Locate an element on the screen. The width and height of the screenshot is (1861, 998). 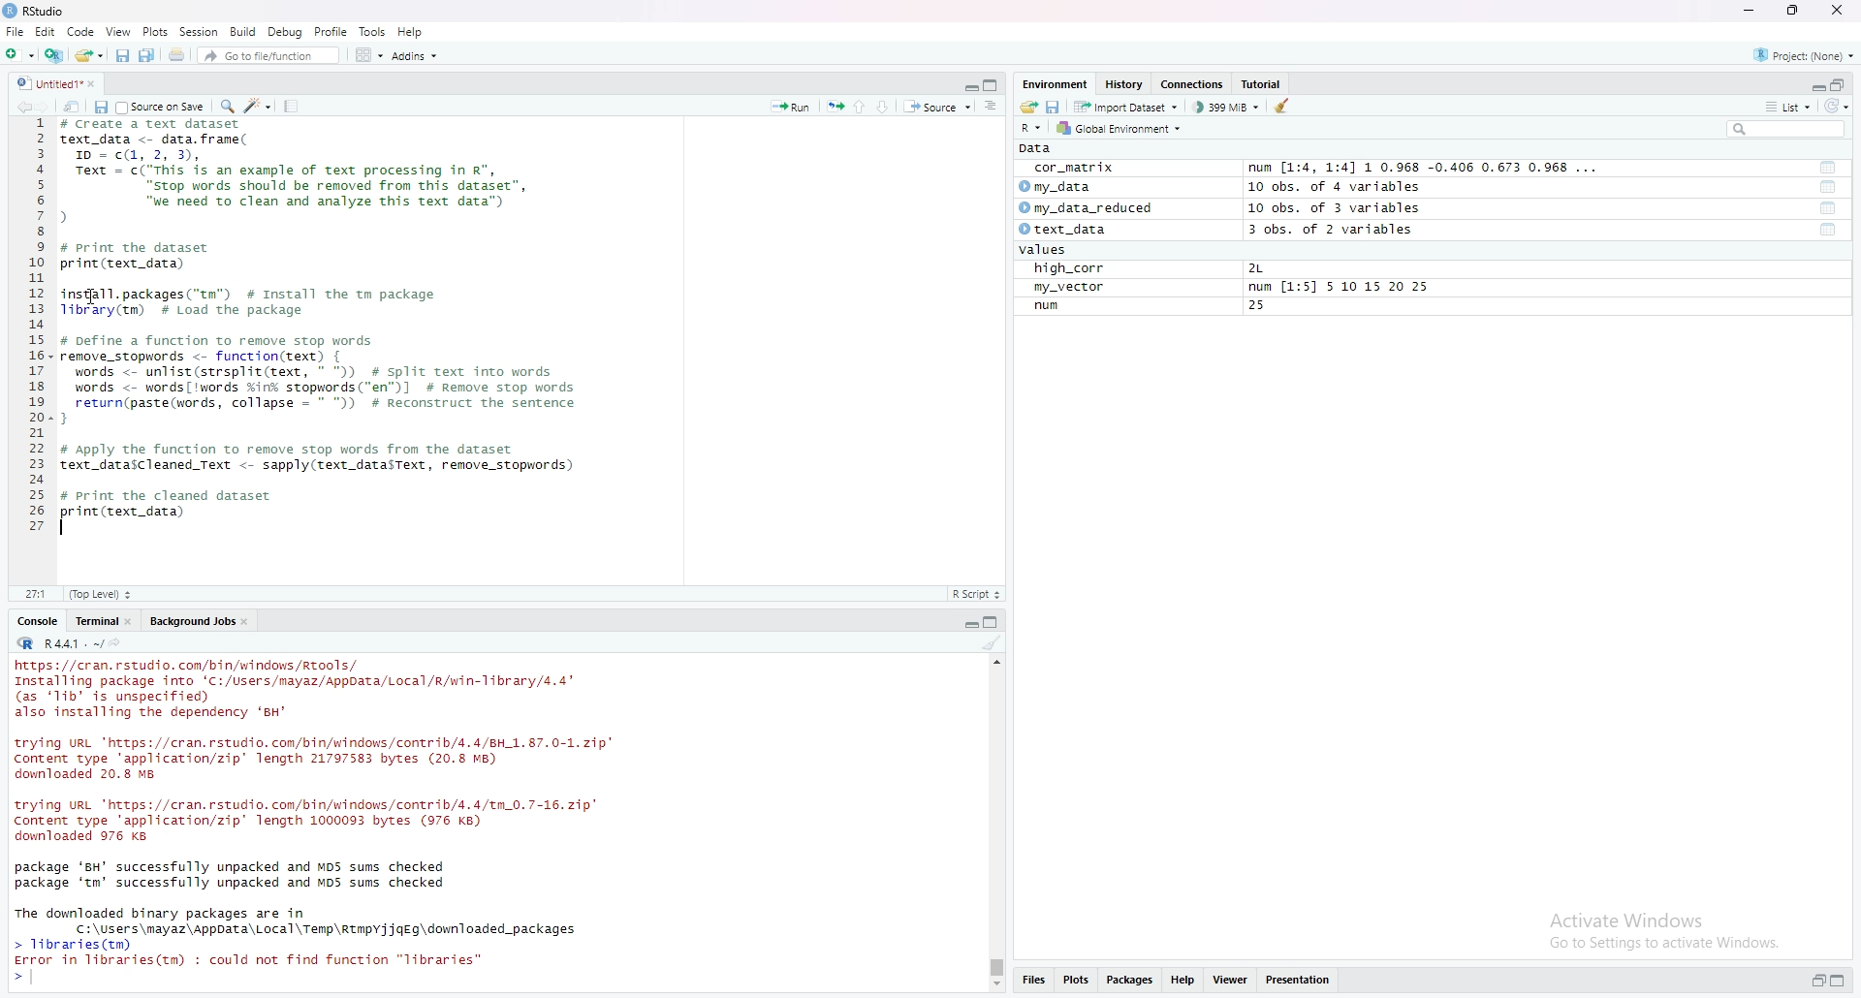
 my data is located at coordinates (1057, 185).